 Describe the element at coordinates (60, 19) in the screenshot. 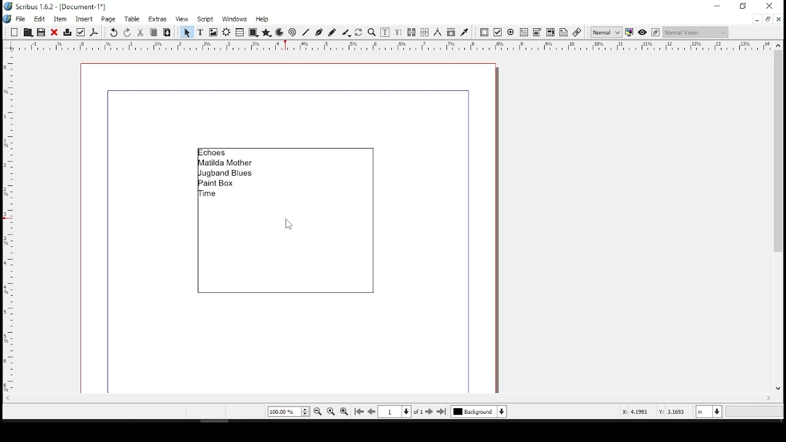

I see `item` at that location.